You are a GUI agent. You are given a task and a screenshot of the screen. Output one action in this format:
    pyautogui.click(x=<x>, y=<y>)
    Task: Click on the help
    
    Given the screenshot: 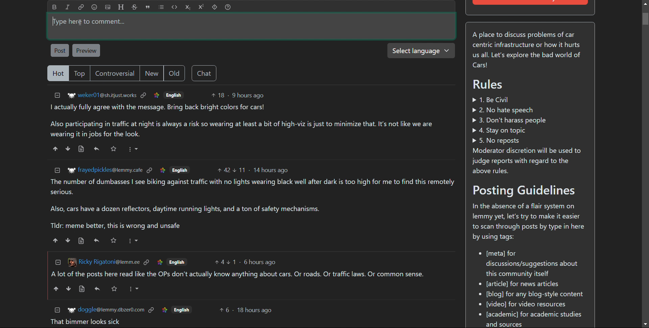 What is the action you would take?
    pyautogui.click(x=227, y=7)
    